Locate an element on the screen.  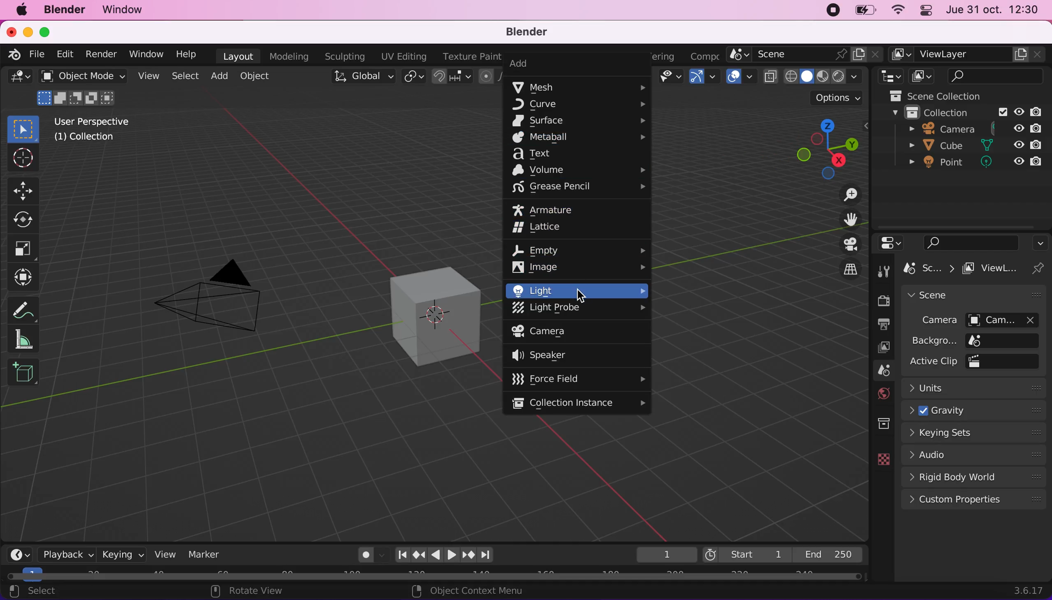
scene is located at coordinates (880, 371).